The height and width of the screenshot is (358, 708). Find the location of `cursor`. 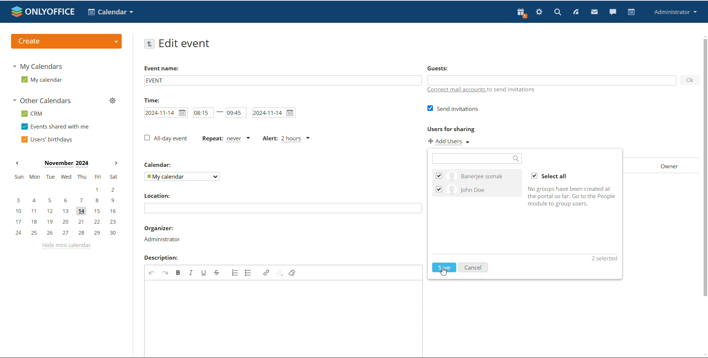

cursor is located at coordinates (444, 272).